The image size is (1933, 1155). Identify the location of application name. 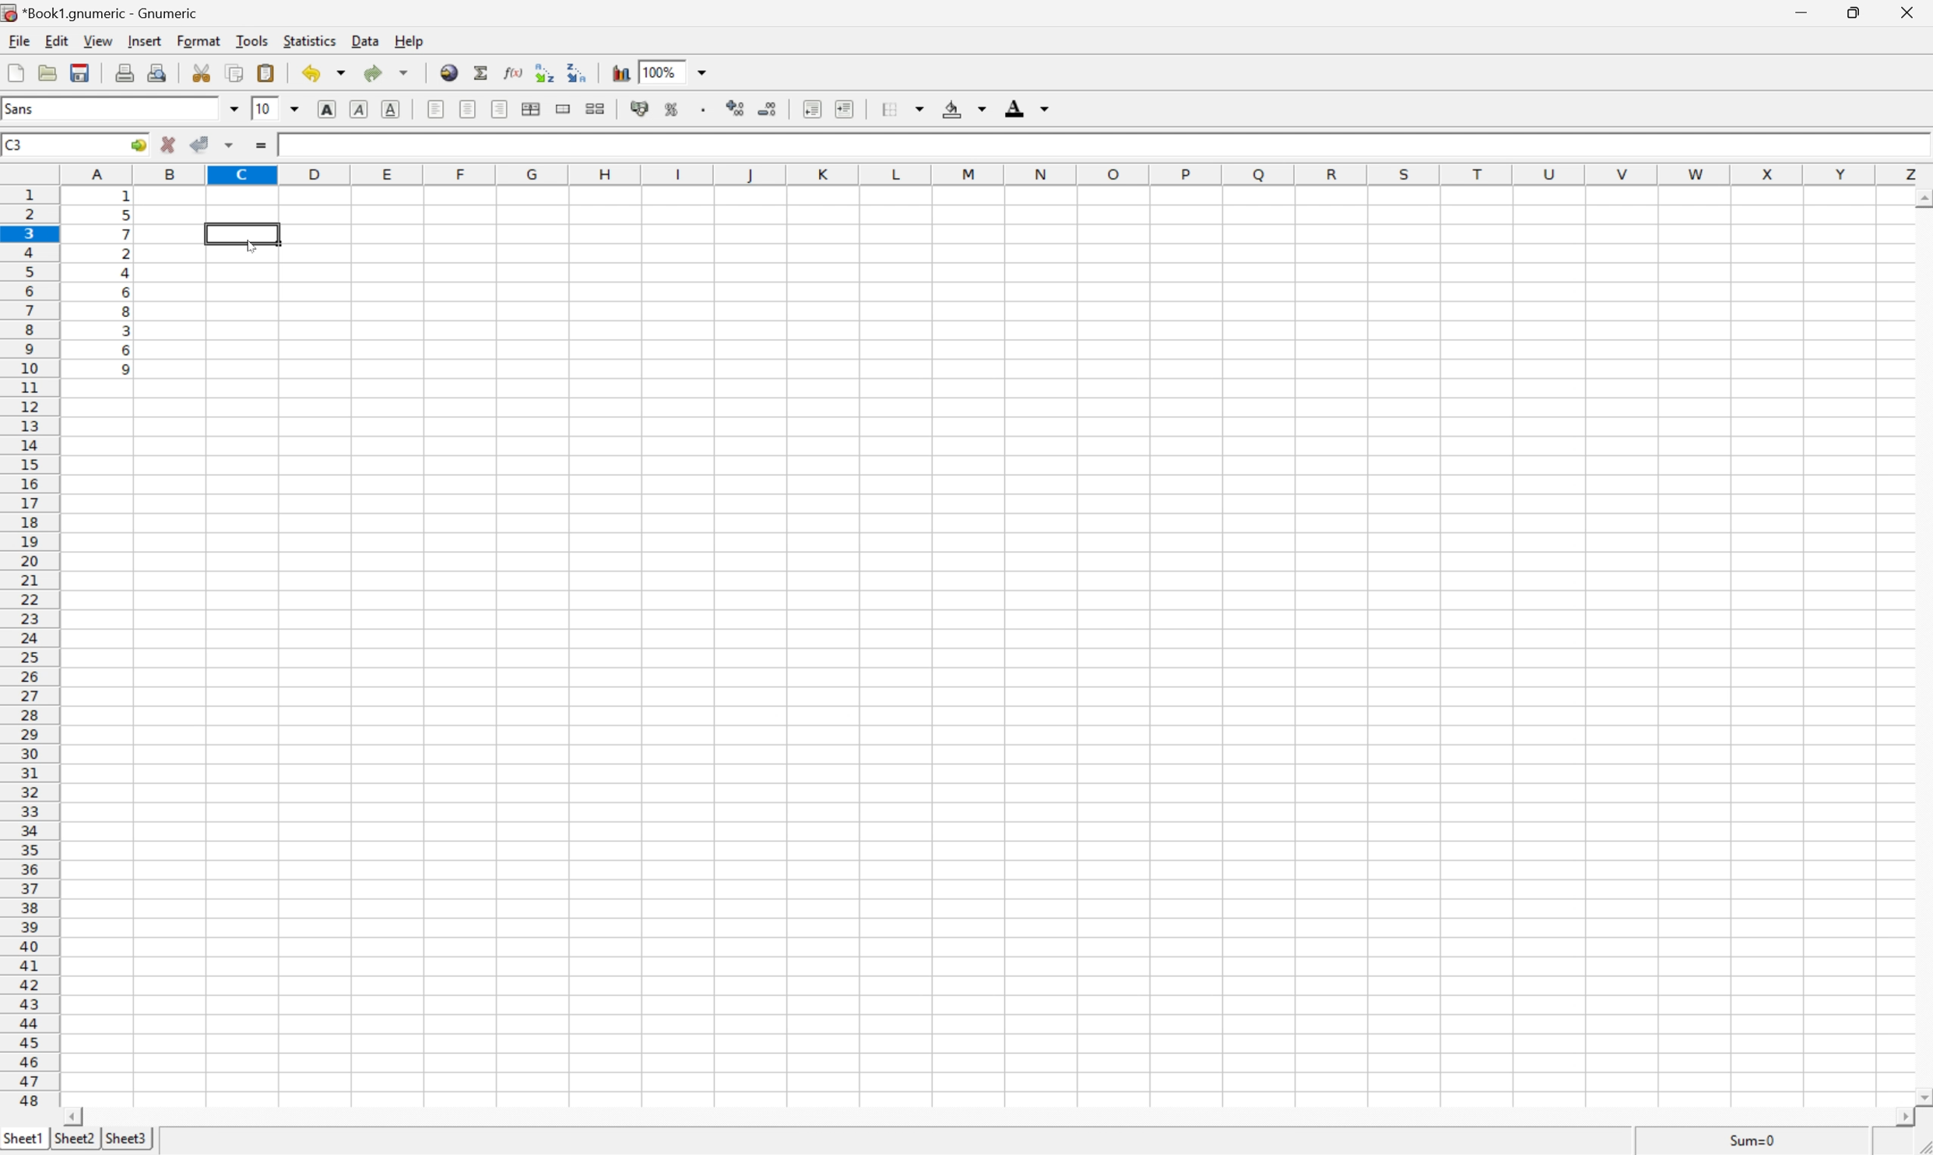
(111, 11).